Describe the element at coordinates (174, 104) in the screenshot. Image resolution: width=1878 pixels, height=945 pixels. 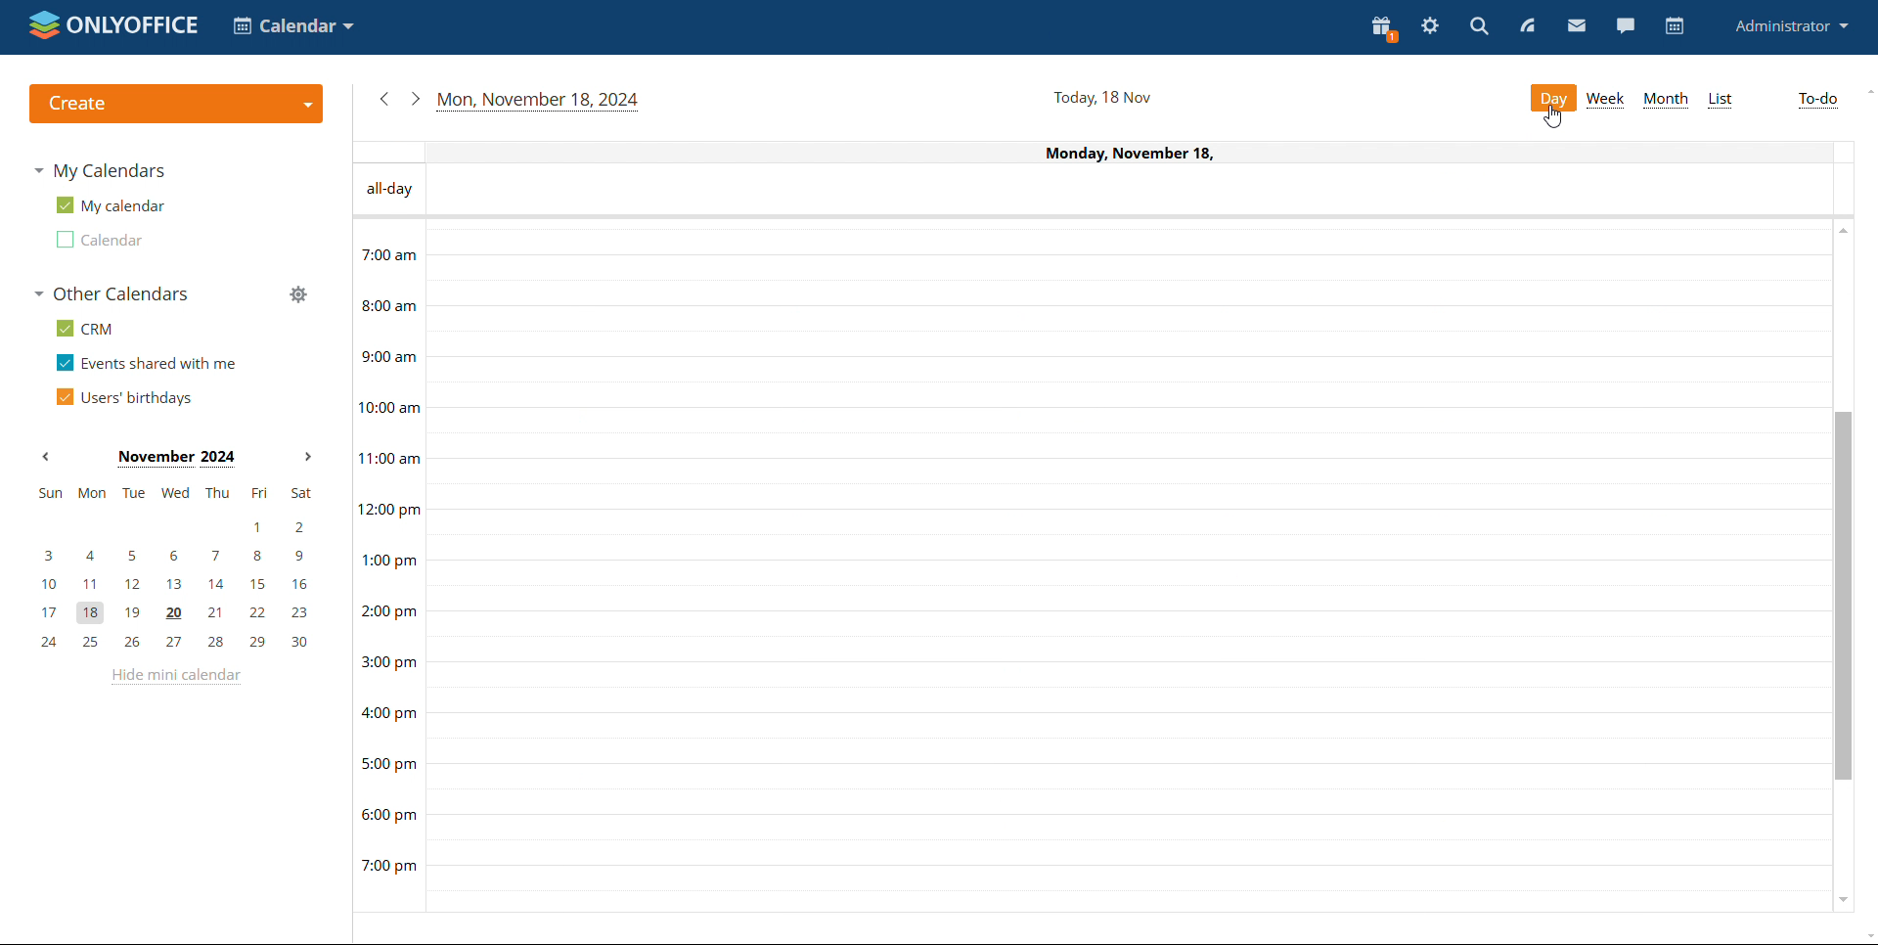
I see `create` at that location.